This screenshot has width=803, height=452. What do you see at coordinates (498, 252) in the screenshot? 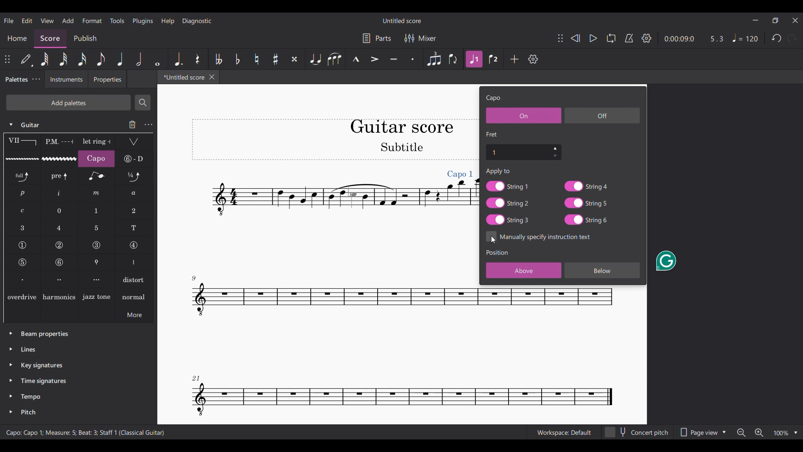
I see `Section title` at bounding box center [498, 252].